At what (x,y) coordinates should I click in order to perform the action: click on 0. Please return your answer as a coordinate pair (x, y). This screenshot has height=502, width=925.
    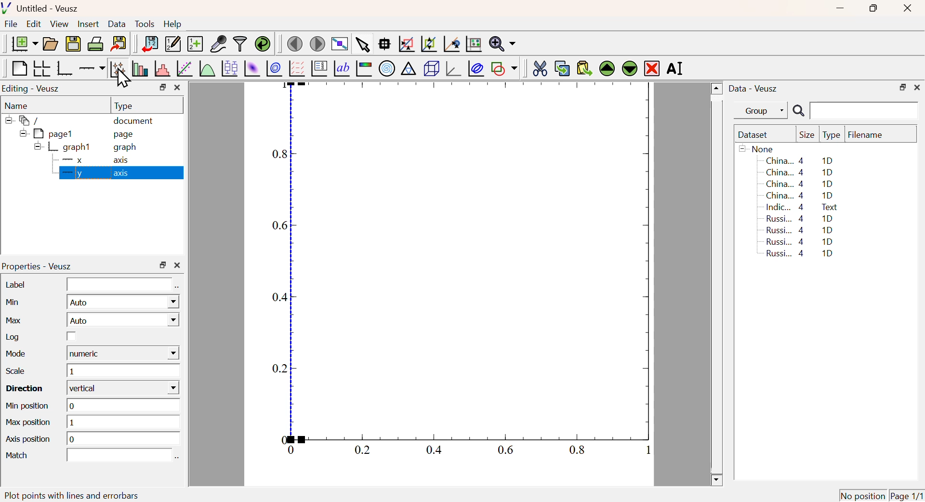
    Looking at the image, I should click on (125, 405).